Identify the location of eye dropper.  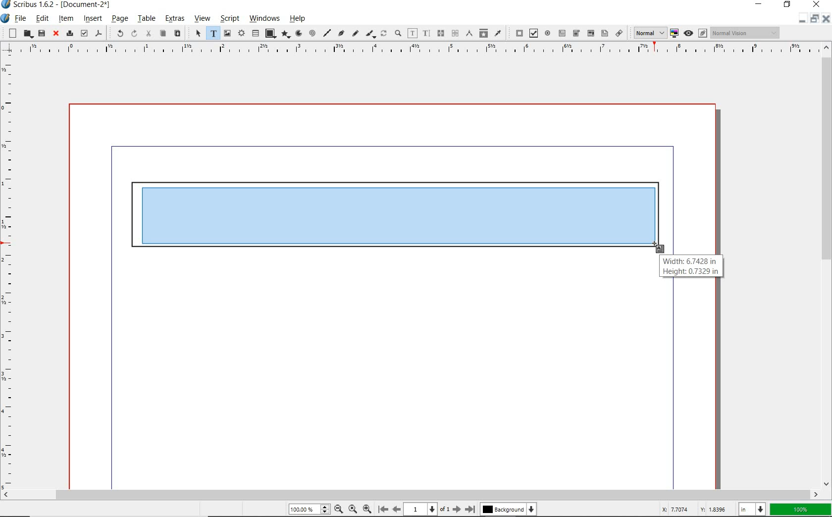
(498, 34).